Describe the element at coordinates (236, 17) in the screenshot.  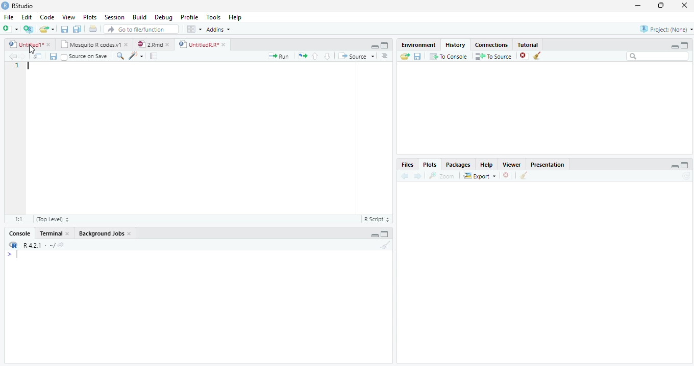
I see `Help` at that location.